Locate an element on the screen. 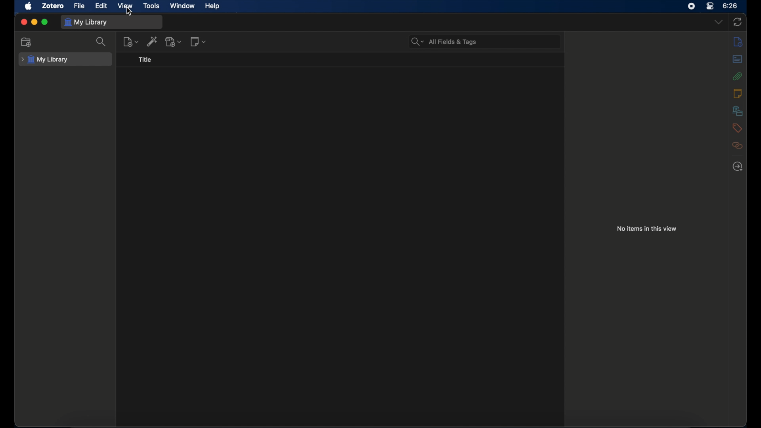 Image resolution: width=761 pixels, height=428 pixels. cursor is located at coordinates (130, 12).